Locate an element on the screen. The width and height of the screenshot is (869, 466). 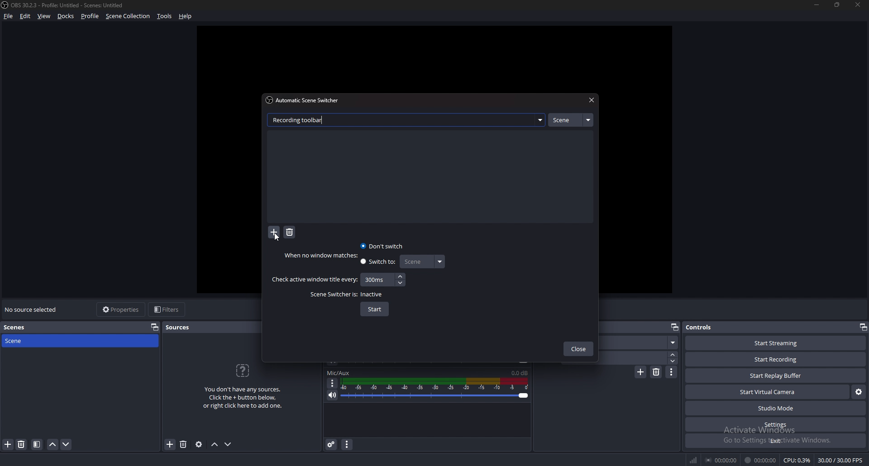
start replay buffer is located at coordinates (776, 376).